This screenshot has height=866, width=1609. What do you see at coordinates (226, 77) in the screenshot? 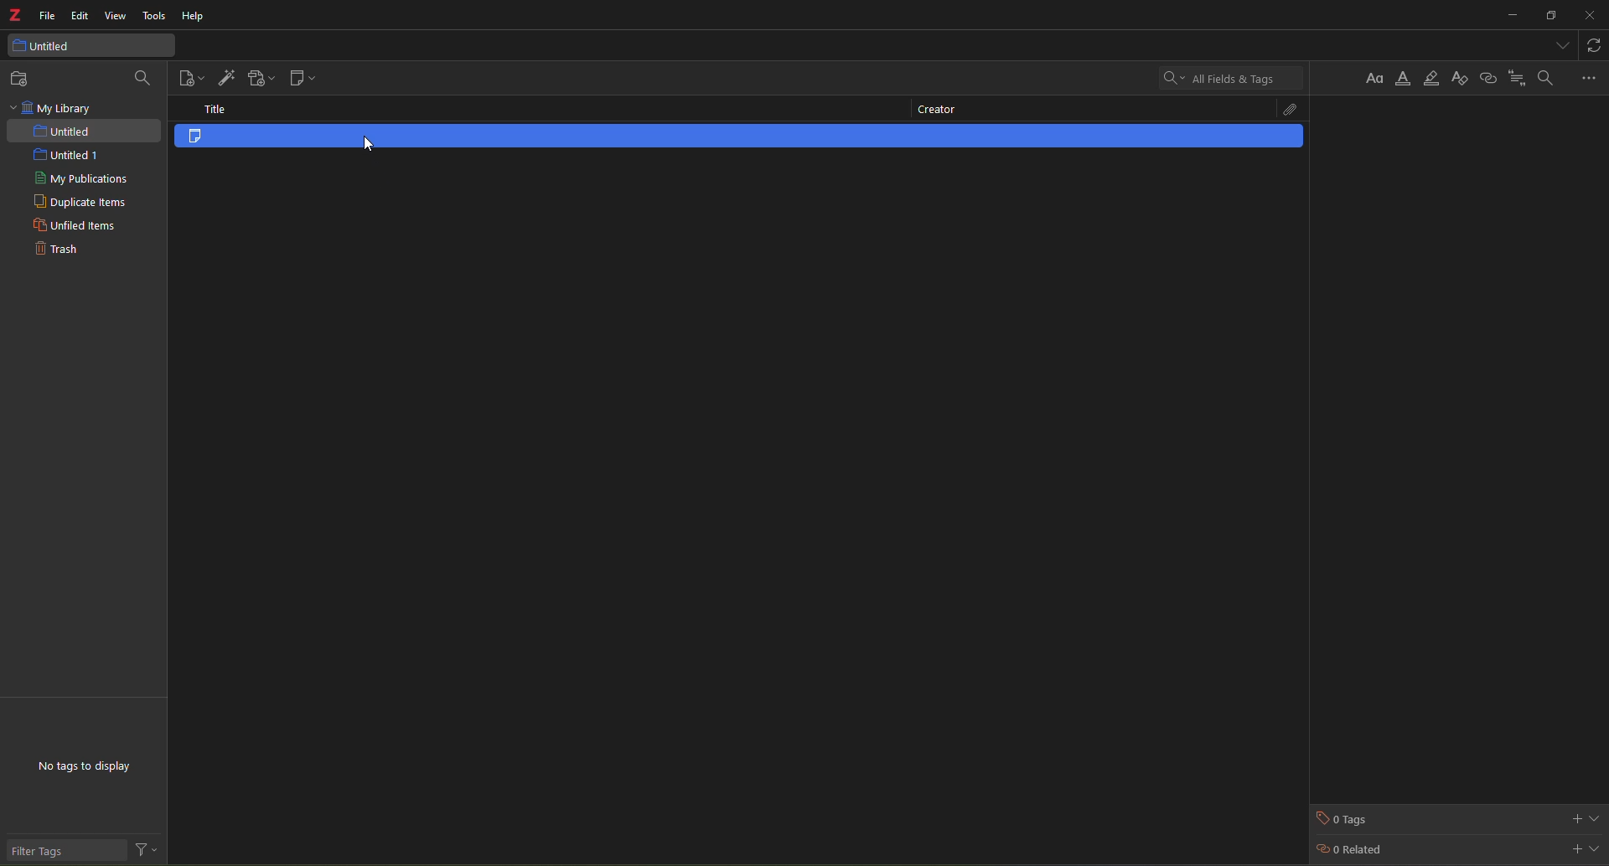
I see `add item` at bounding box center [226, 77].